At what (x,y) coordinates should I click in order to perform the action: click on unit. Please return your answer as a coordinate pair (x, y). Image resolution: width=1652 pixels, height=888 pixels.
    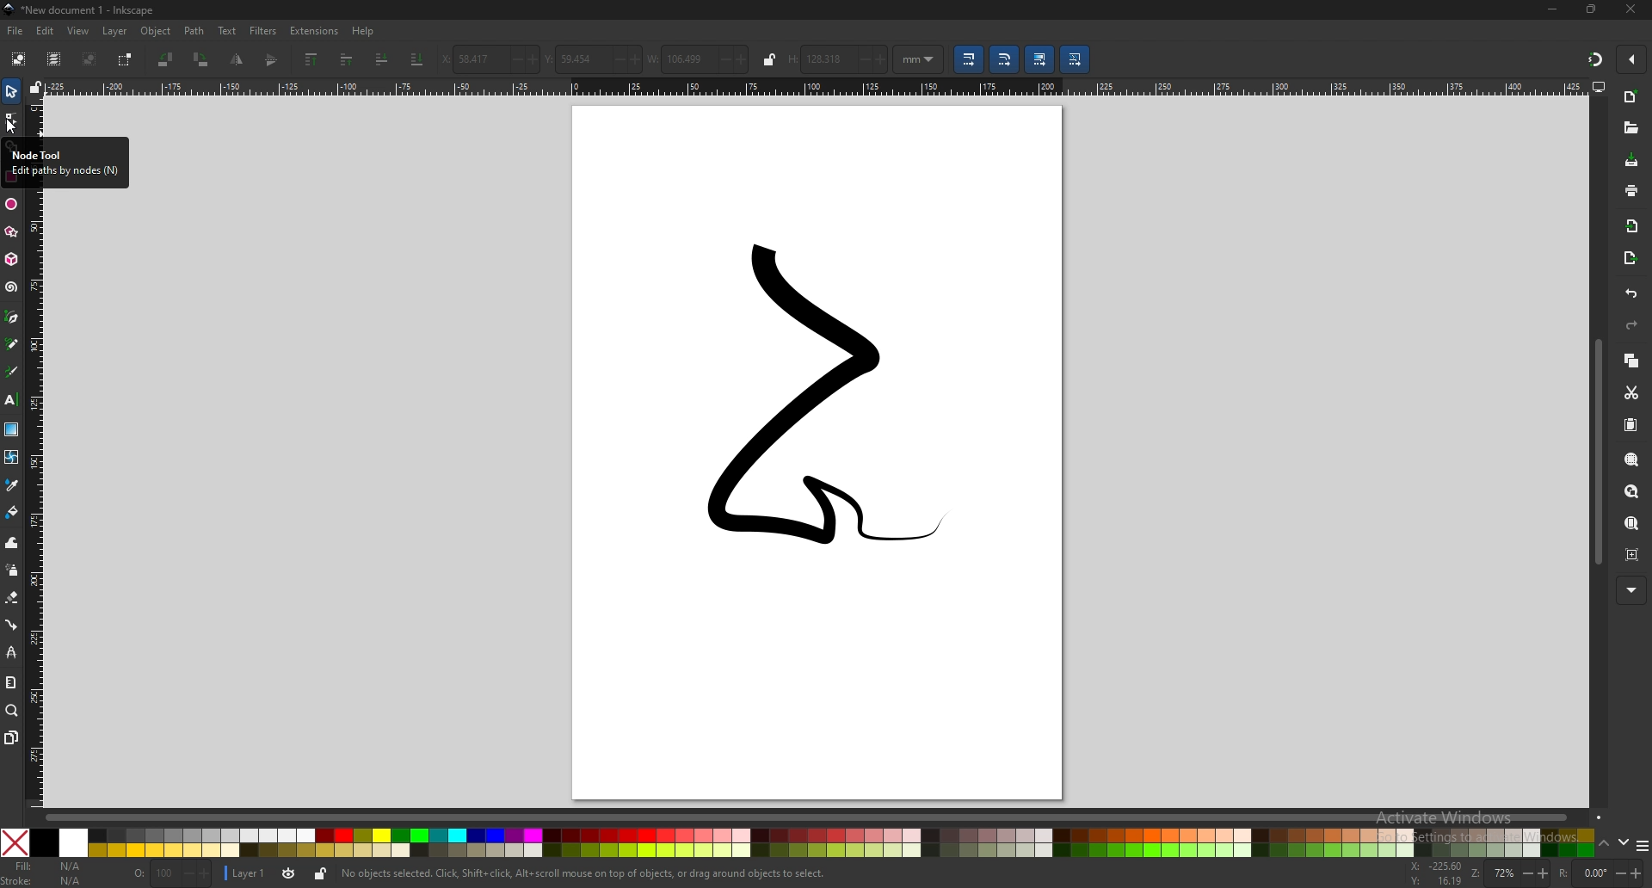
    Looking at the image, I should click on (919, 59).